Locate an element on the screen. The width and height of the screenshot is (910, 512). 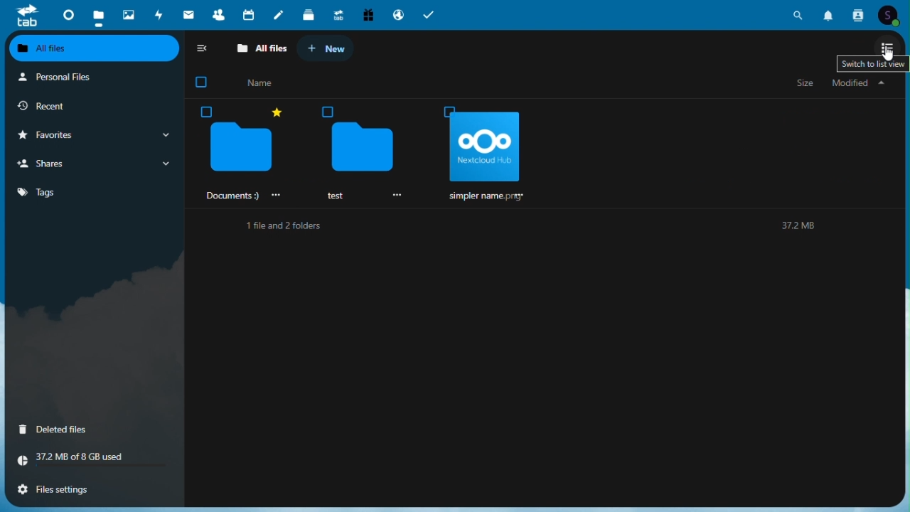
My file is located at coordinates (858, 85).